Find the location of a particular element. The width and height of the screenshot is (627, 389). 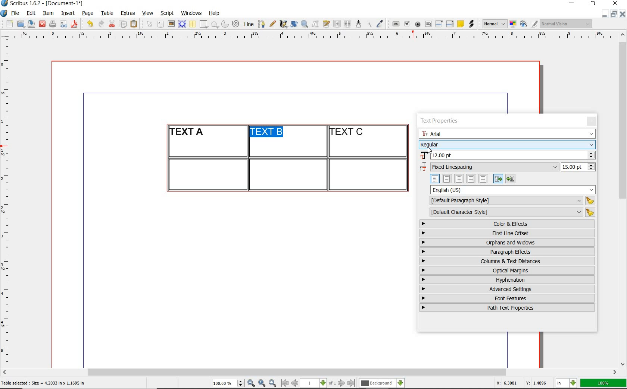

font size is located at coordinates (507, 156).